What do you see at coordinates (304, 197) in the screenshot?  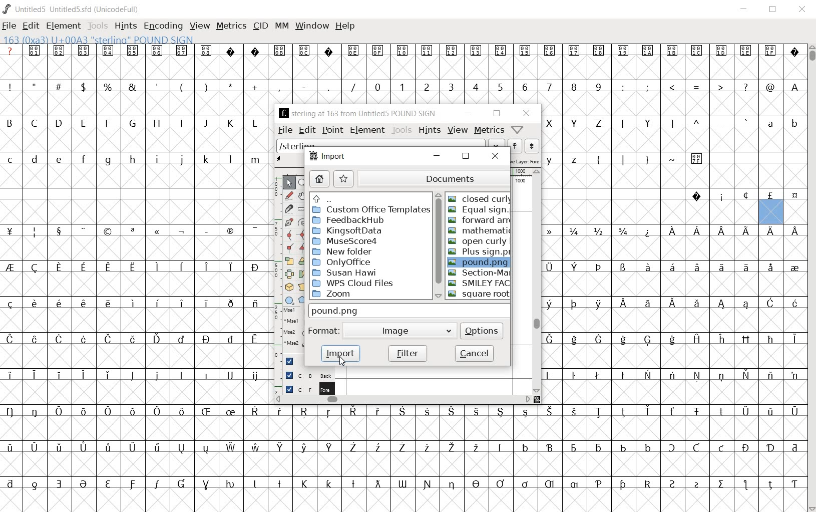 I see `pan` at bounding box center [304, 197].